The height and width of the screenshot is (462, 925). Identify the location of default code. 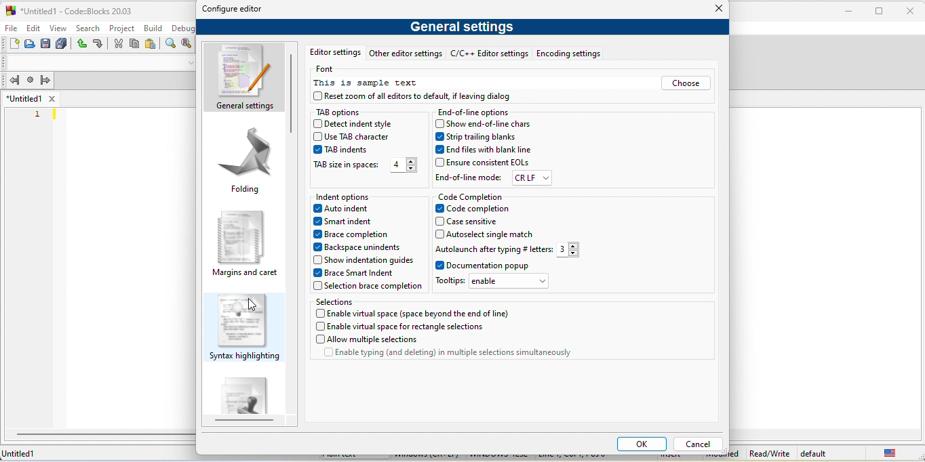
(244, 391).